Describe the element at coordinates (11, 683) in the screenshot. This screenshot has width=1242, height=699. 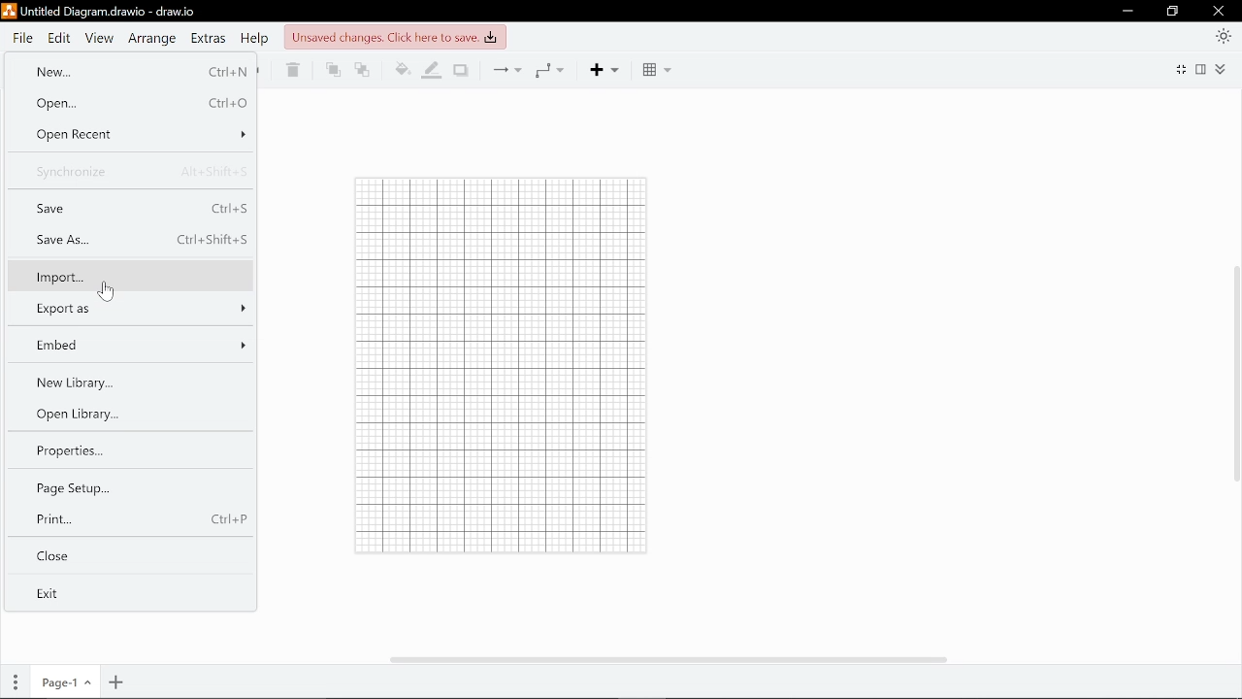
I see `pages` at that location.